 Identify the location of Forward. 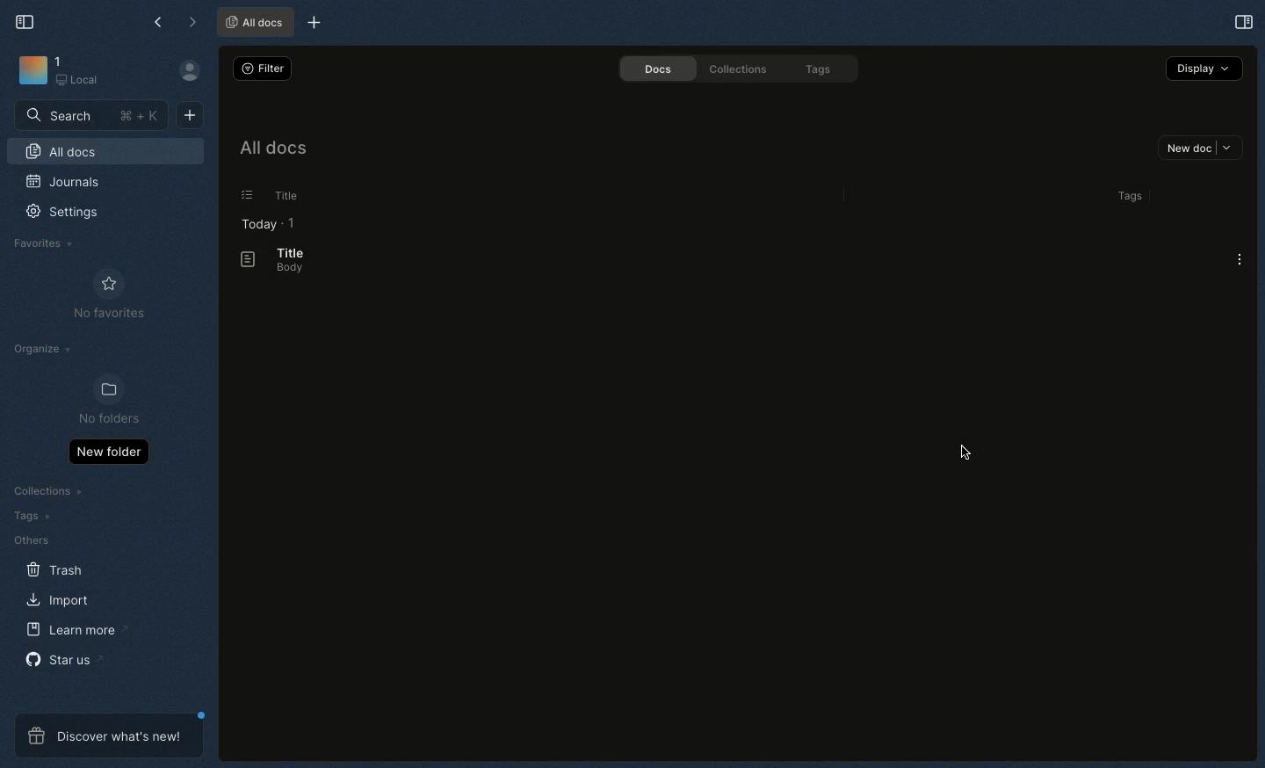
(192, 24).